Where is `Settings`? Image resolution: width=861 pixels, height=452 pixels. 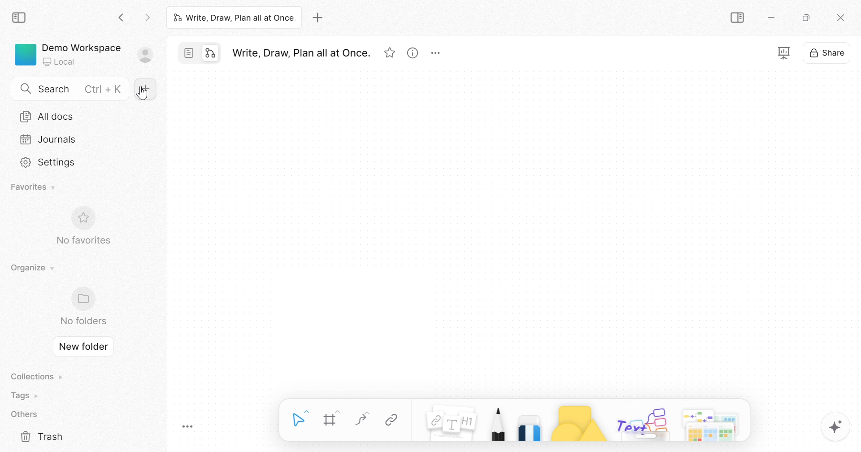
Settings is located at coordinates (50, 163).